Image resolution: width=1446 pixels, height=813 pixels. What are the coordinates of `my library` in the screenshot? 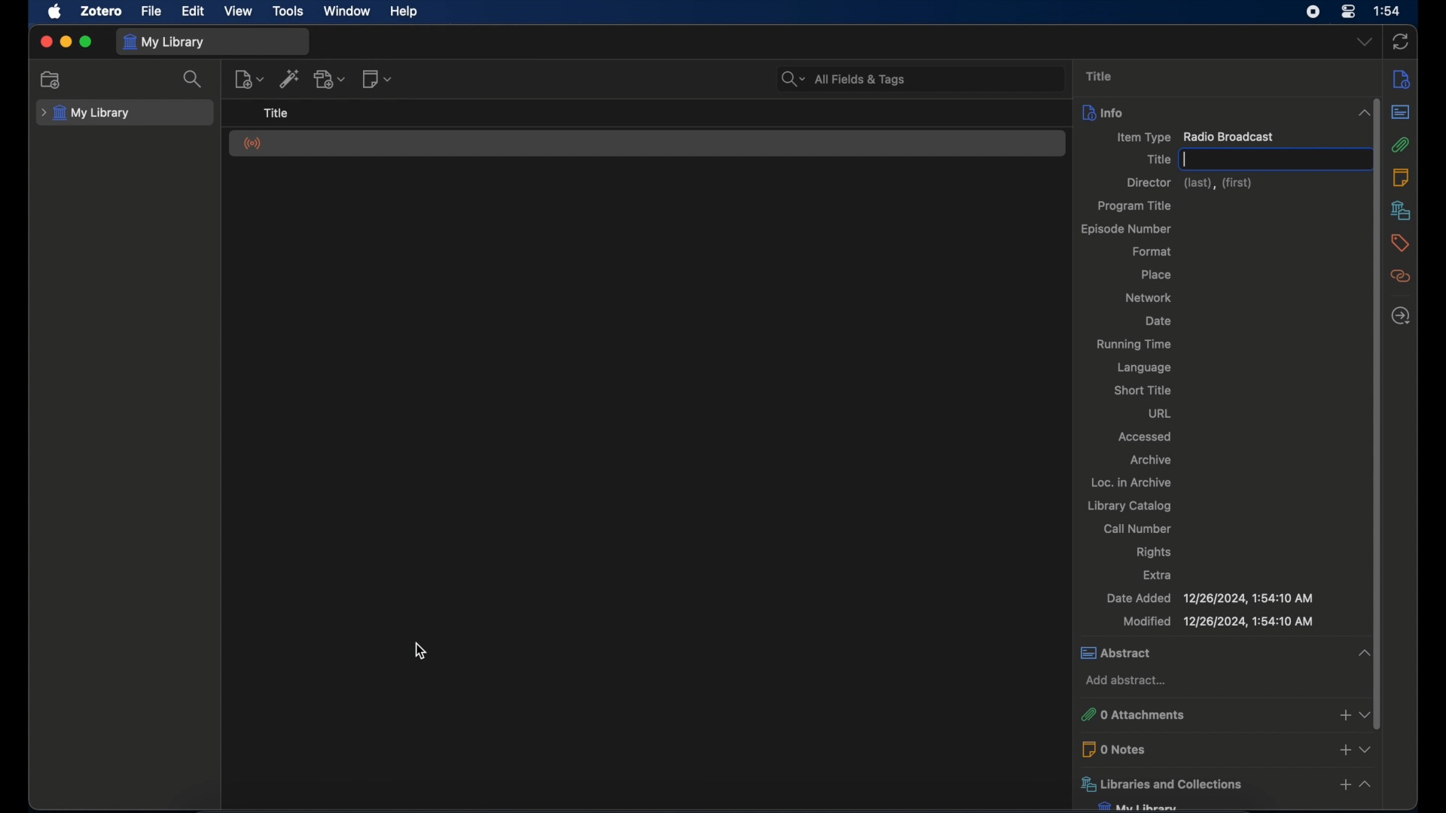 It's located at (166, 42).